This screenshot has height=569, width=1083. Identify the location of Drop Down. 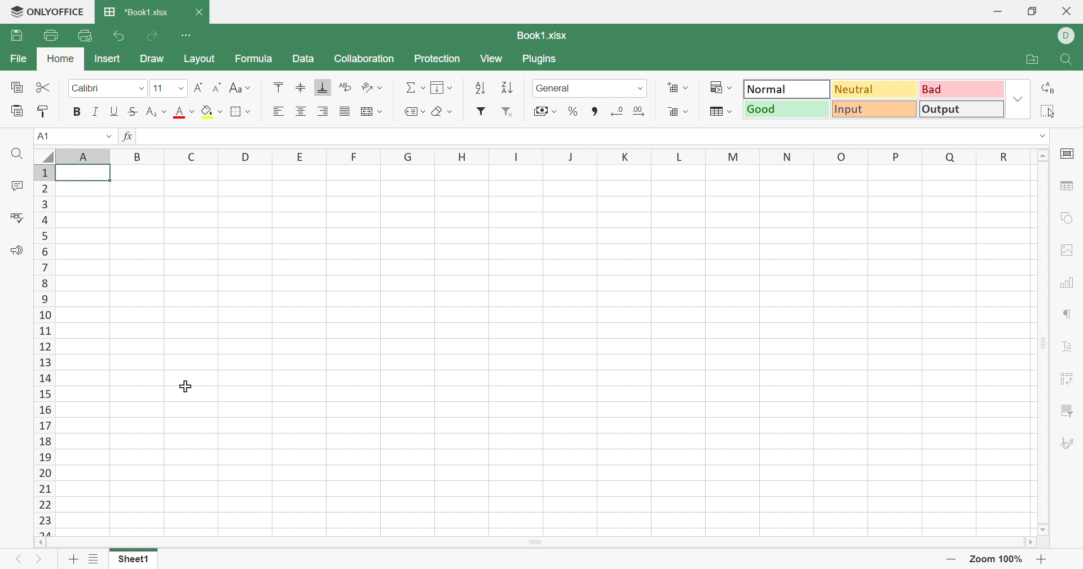
(165, 111).